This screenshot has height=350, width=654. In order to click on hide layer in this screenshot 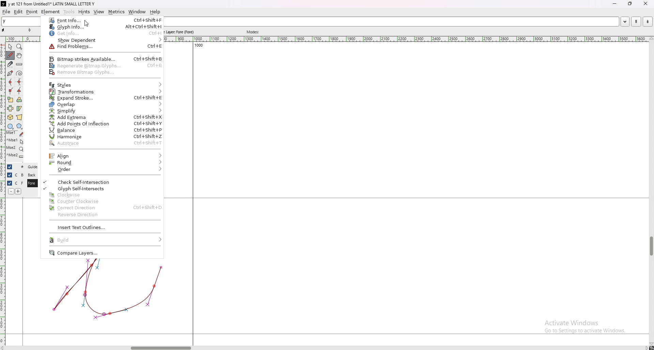, I will do `click(10, 175)`.